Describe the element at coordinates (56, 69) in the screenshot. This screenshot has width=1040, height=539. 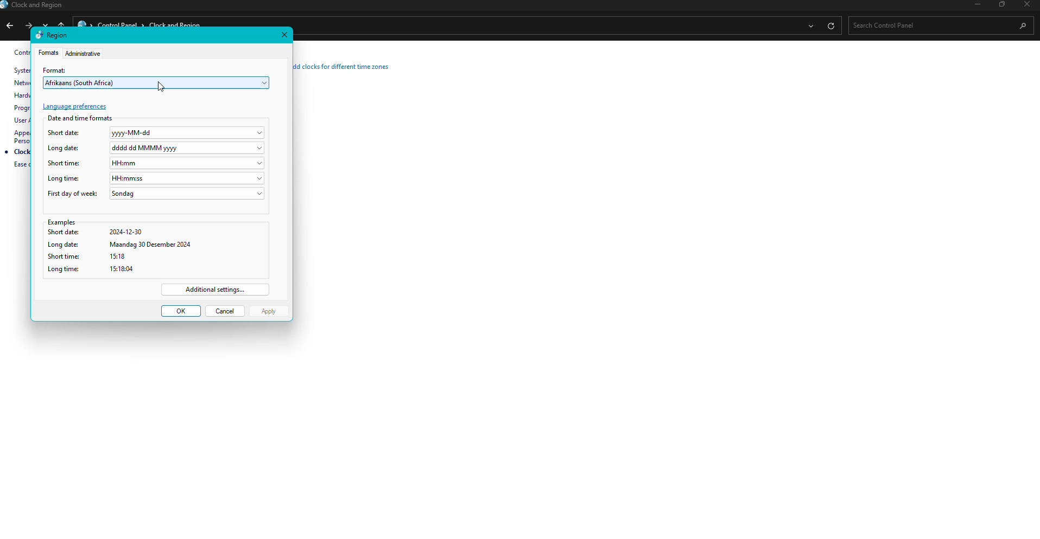
I see `Format` at that location.